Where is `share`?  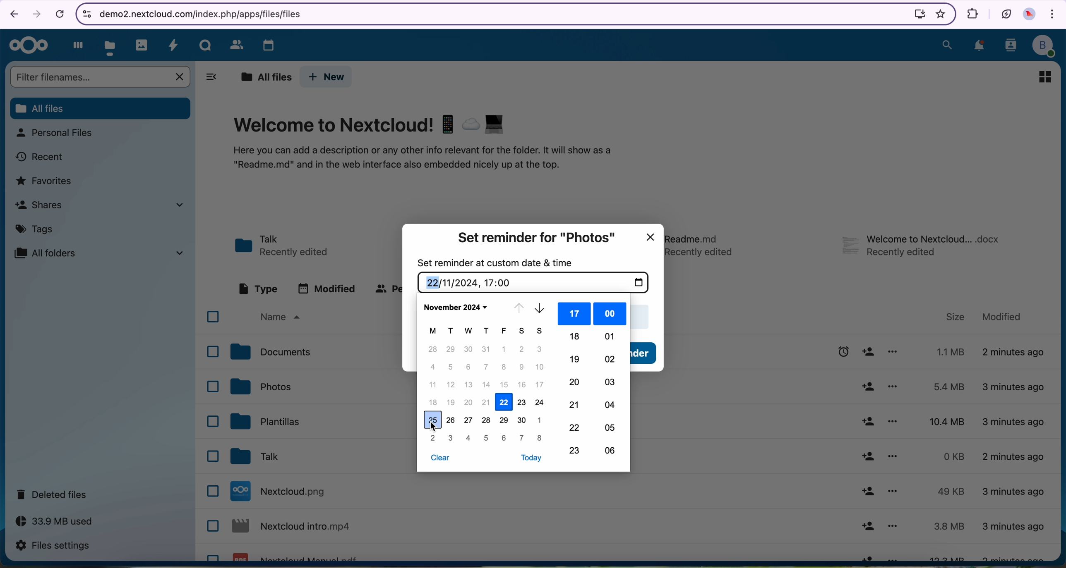
share is located at coordinates (869, 556).